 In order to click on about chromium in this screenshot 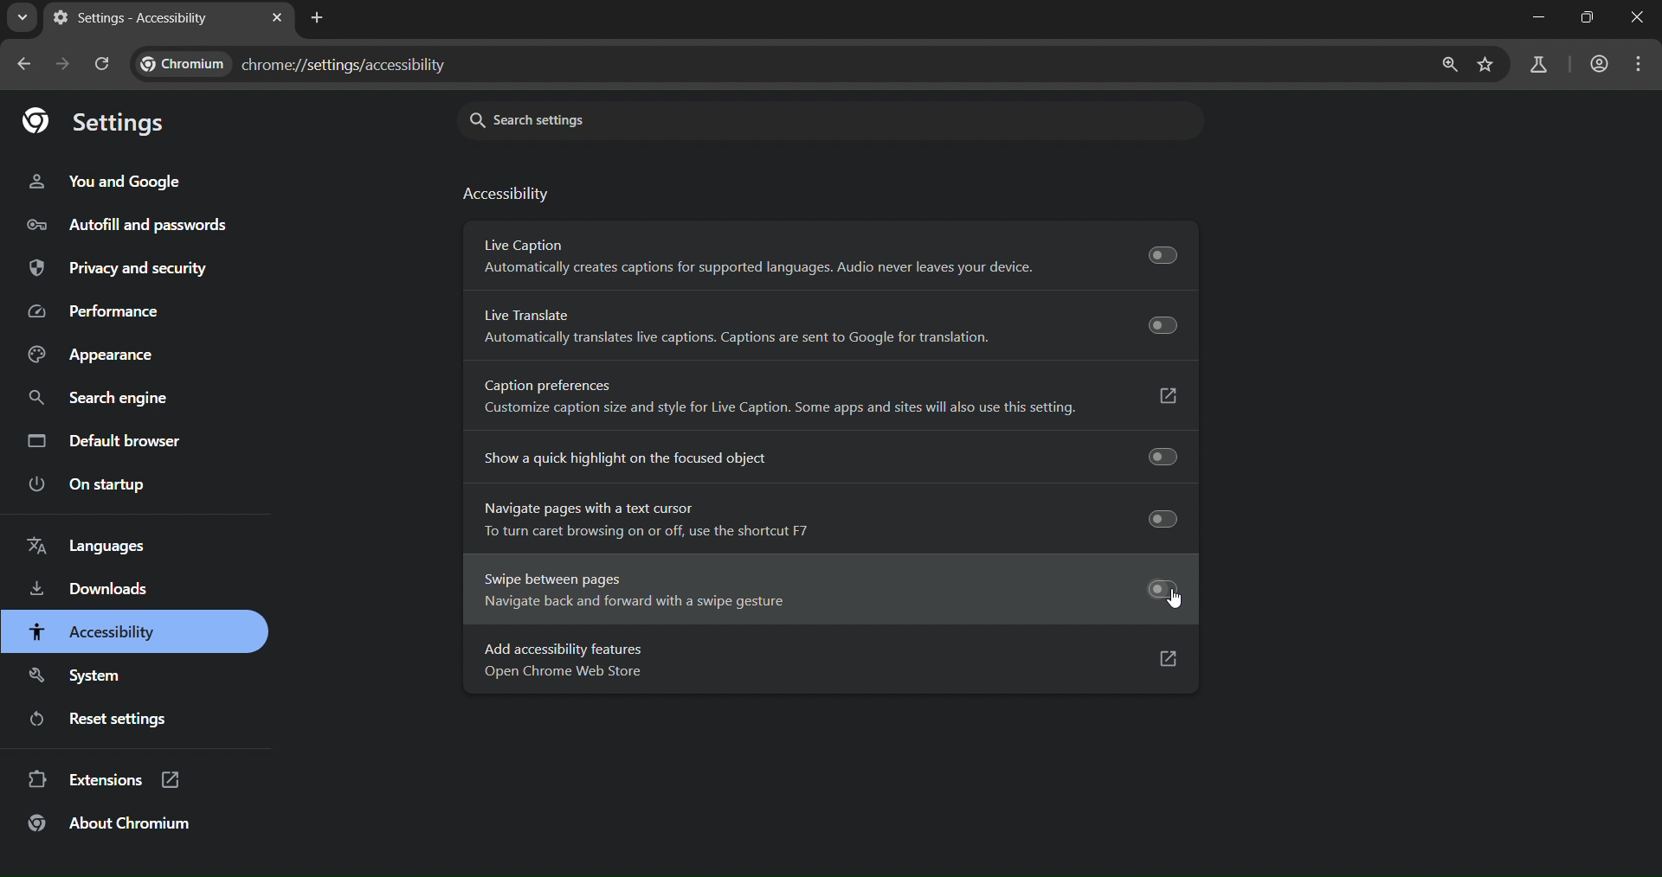, I will do `click(113, 829)`.